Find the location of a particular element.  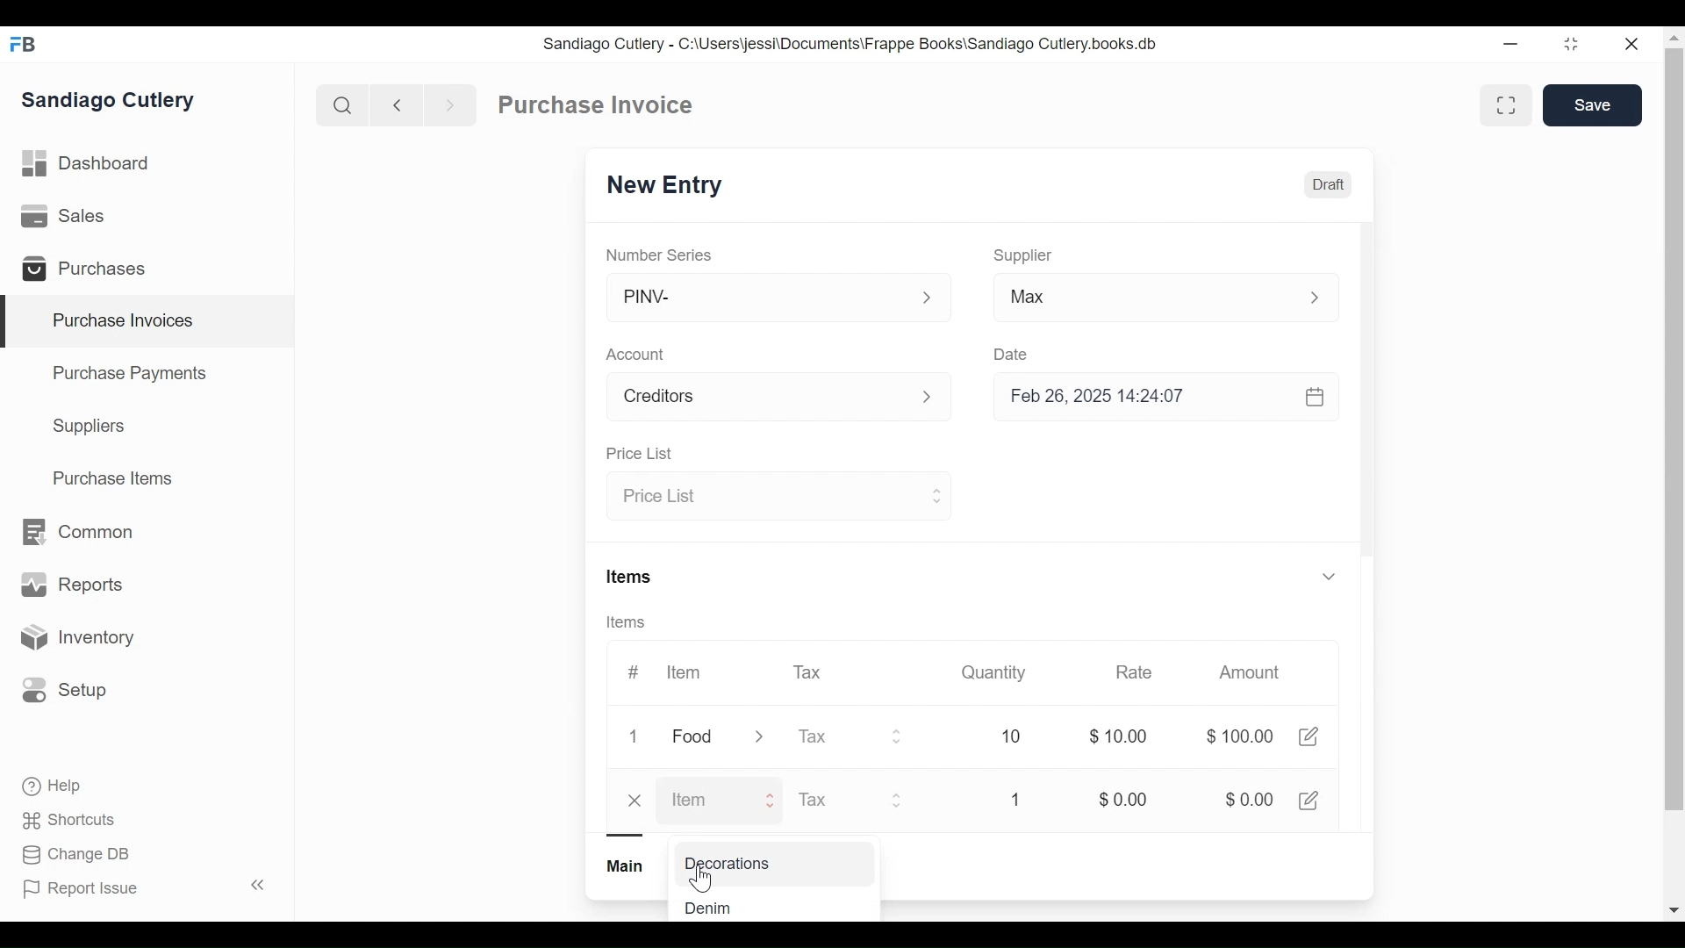

Quantity is located at coordinates (997, 671).